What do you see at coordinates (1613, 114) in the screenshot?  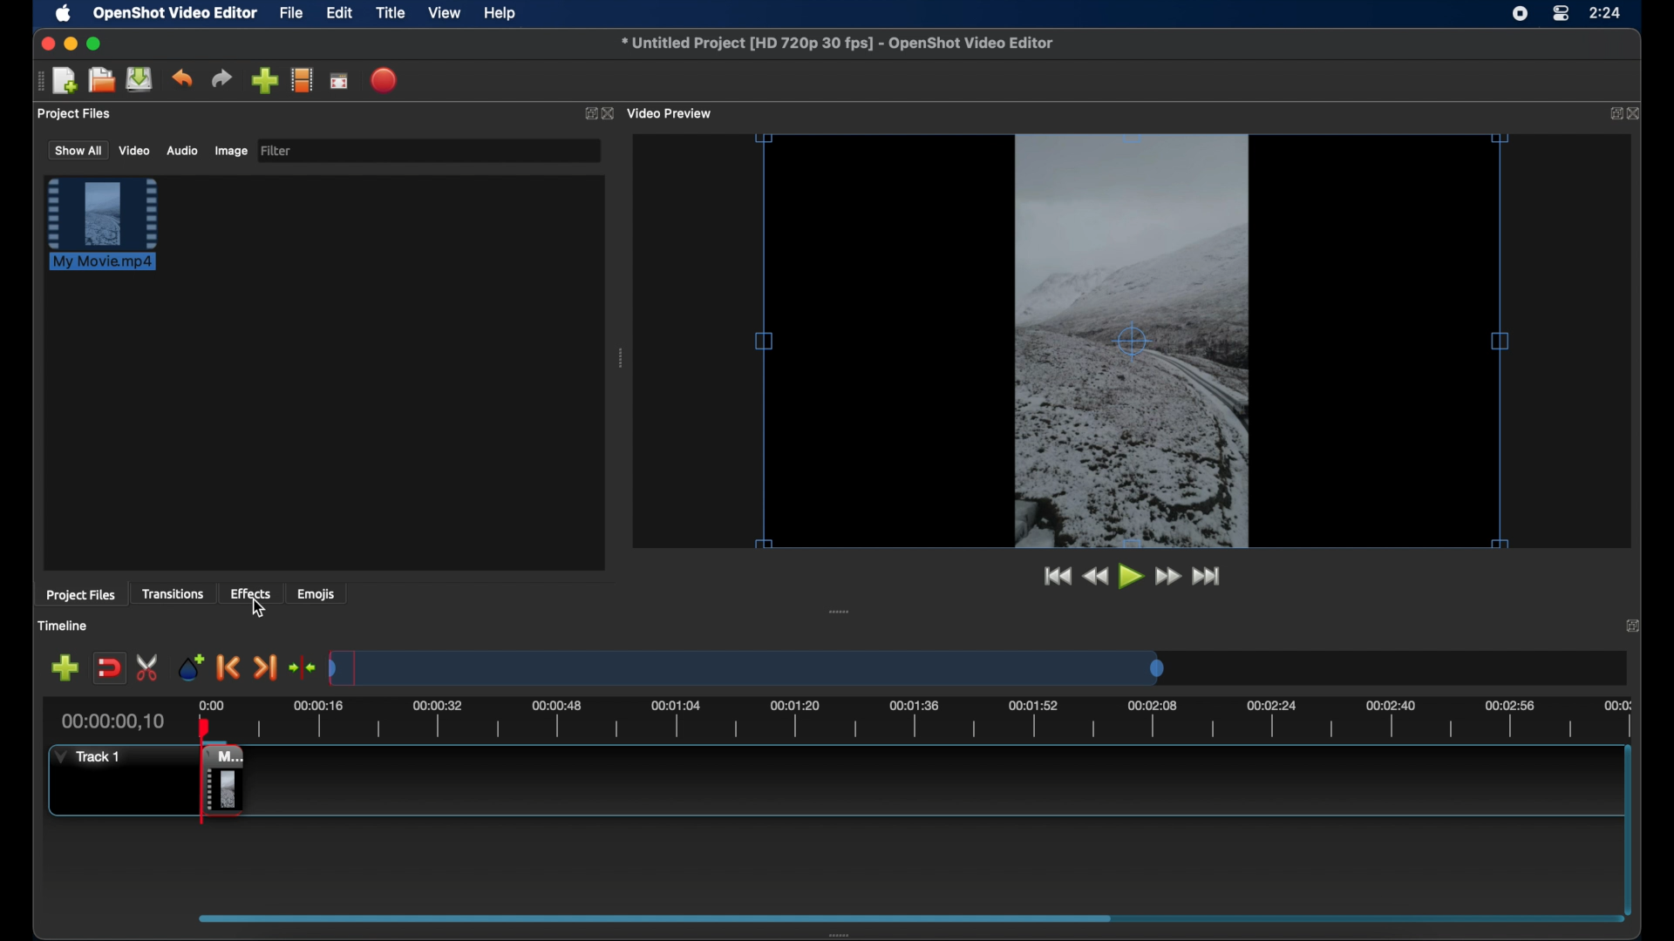 I see `expand` at bounding box center [1613, 114].